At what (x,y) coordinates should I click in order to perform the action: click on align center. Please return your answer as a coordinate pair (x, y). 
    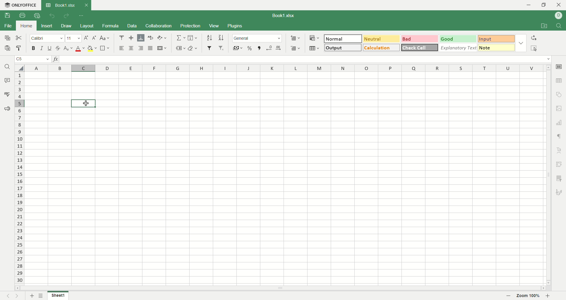
    Looking at the image, I should click on (132, 49).